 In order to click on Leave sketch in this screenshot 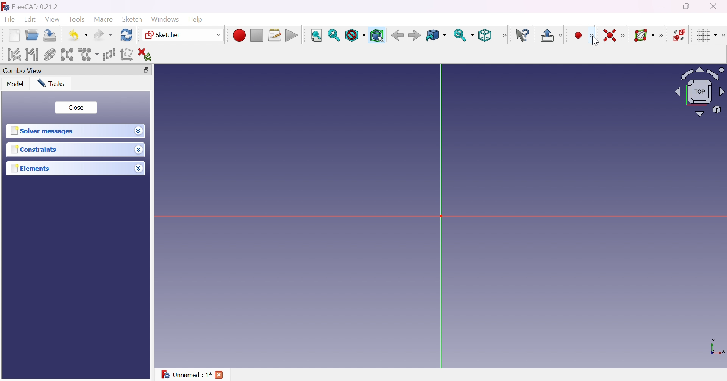, I will do `click(546, 35)`.